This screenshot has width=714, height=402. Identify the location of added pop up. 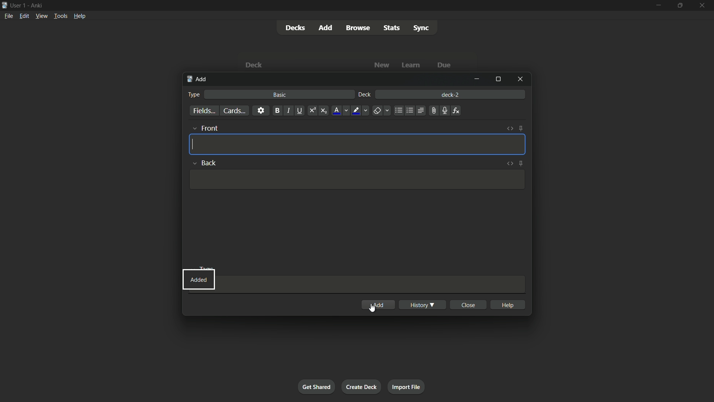
(198, 279).